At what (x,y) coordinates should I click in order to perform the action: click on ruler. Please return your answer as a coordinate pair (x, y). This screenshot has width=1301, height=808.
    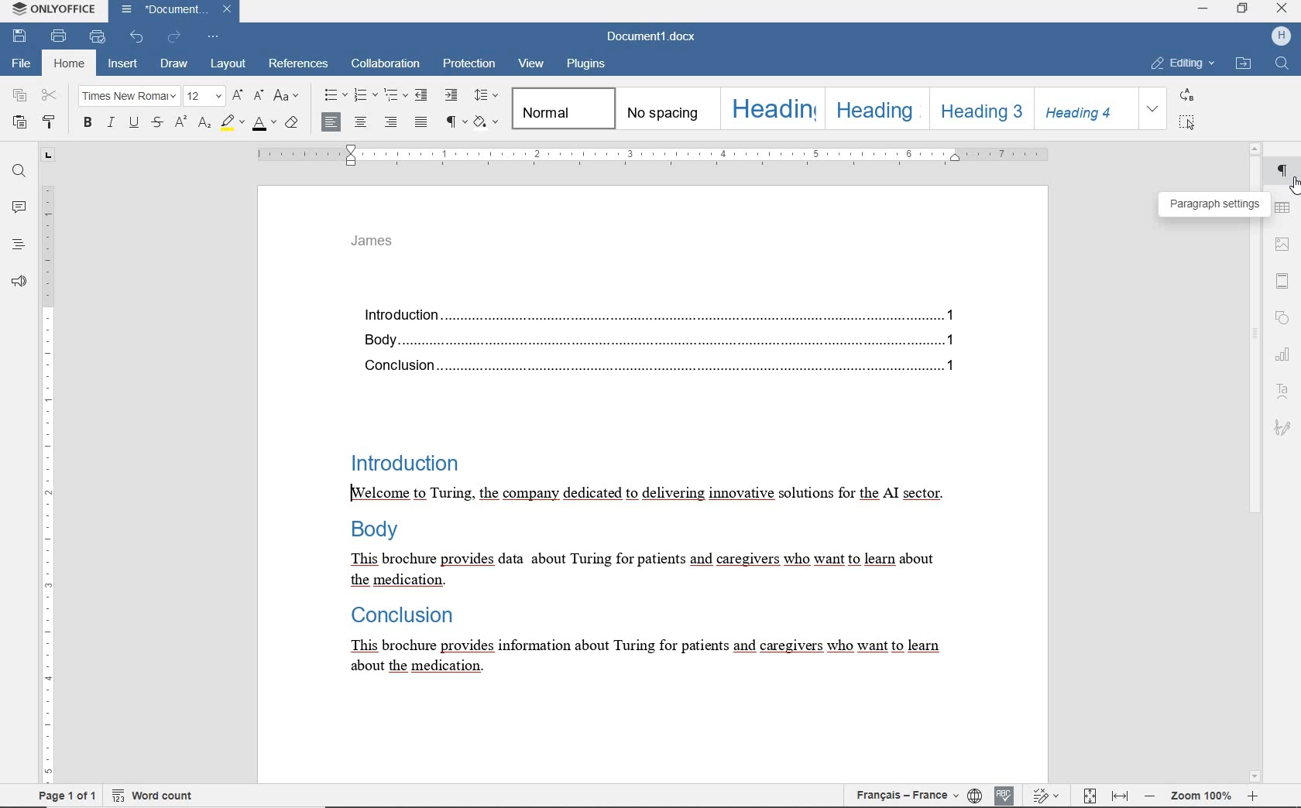
    Looking at the image, I should click on (645, 156).